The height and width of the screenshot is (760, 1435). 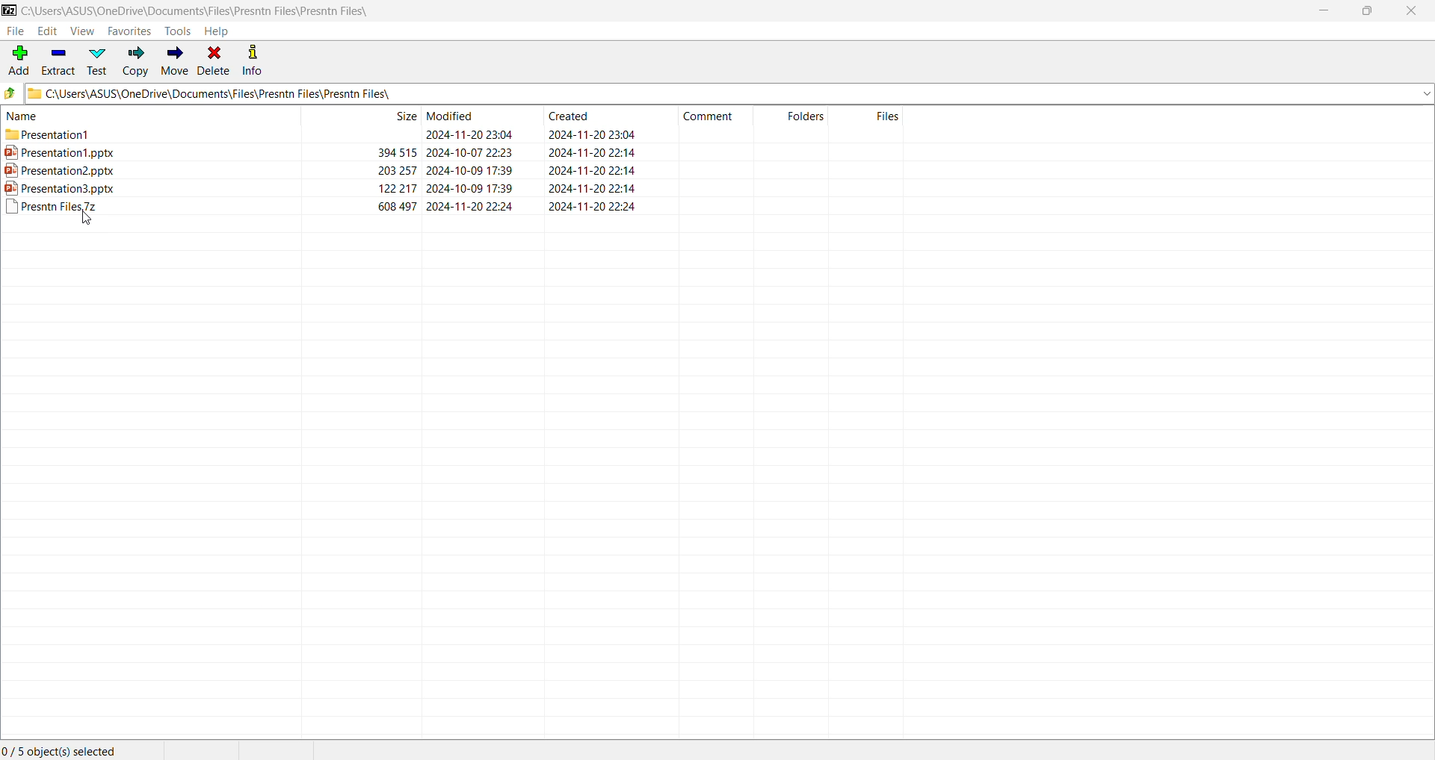 I want to click on name, so click(x=31, y=119).